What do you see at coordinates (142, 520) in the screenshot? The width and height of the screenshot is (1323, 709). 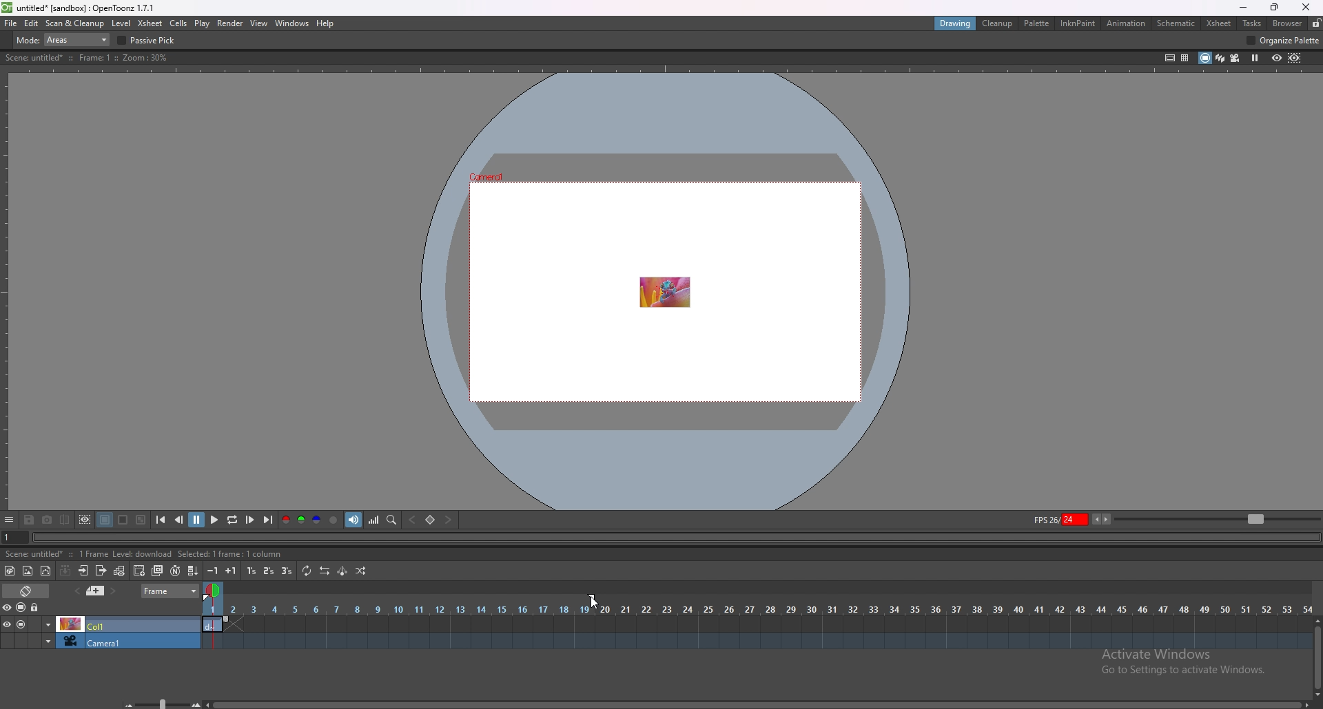 I see `checkered background` at bounding box center [142, 520].